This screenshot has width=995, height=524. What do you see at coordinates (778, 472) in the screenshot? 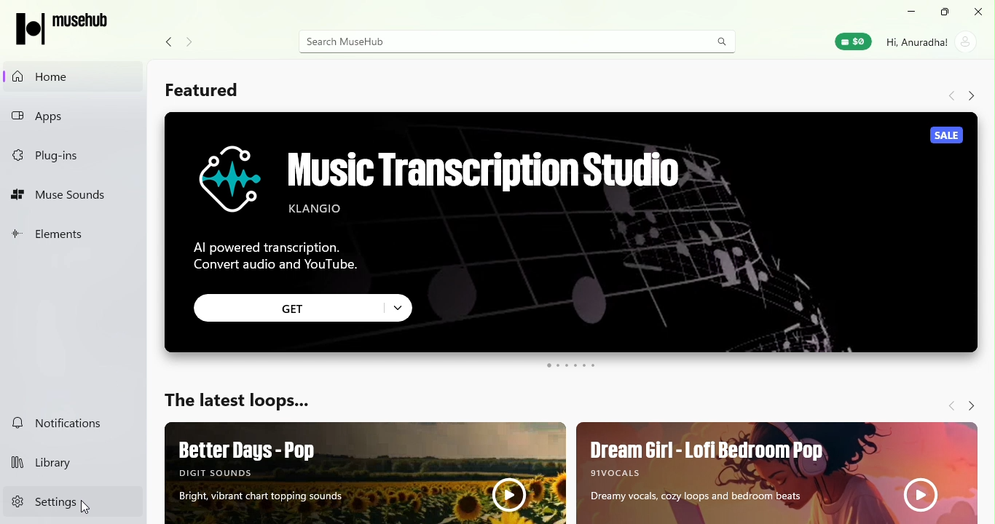
I see `Ad` at bounding box center [778, 472].